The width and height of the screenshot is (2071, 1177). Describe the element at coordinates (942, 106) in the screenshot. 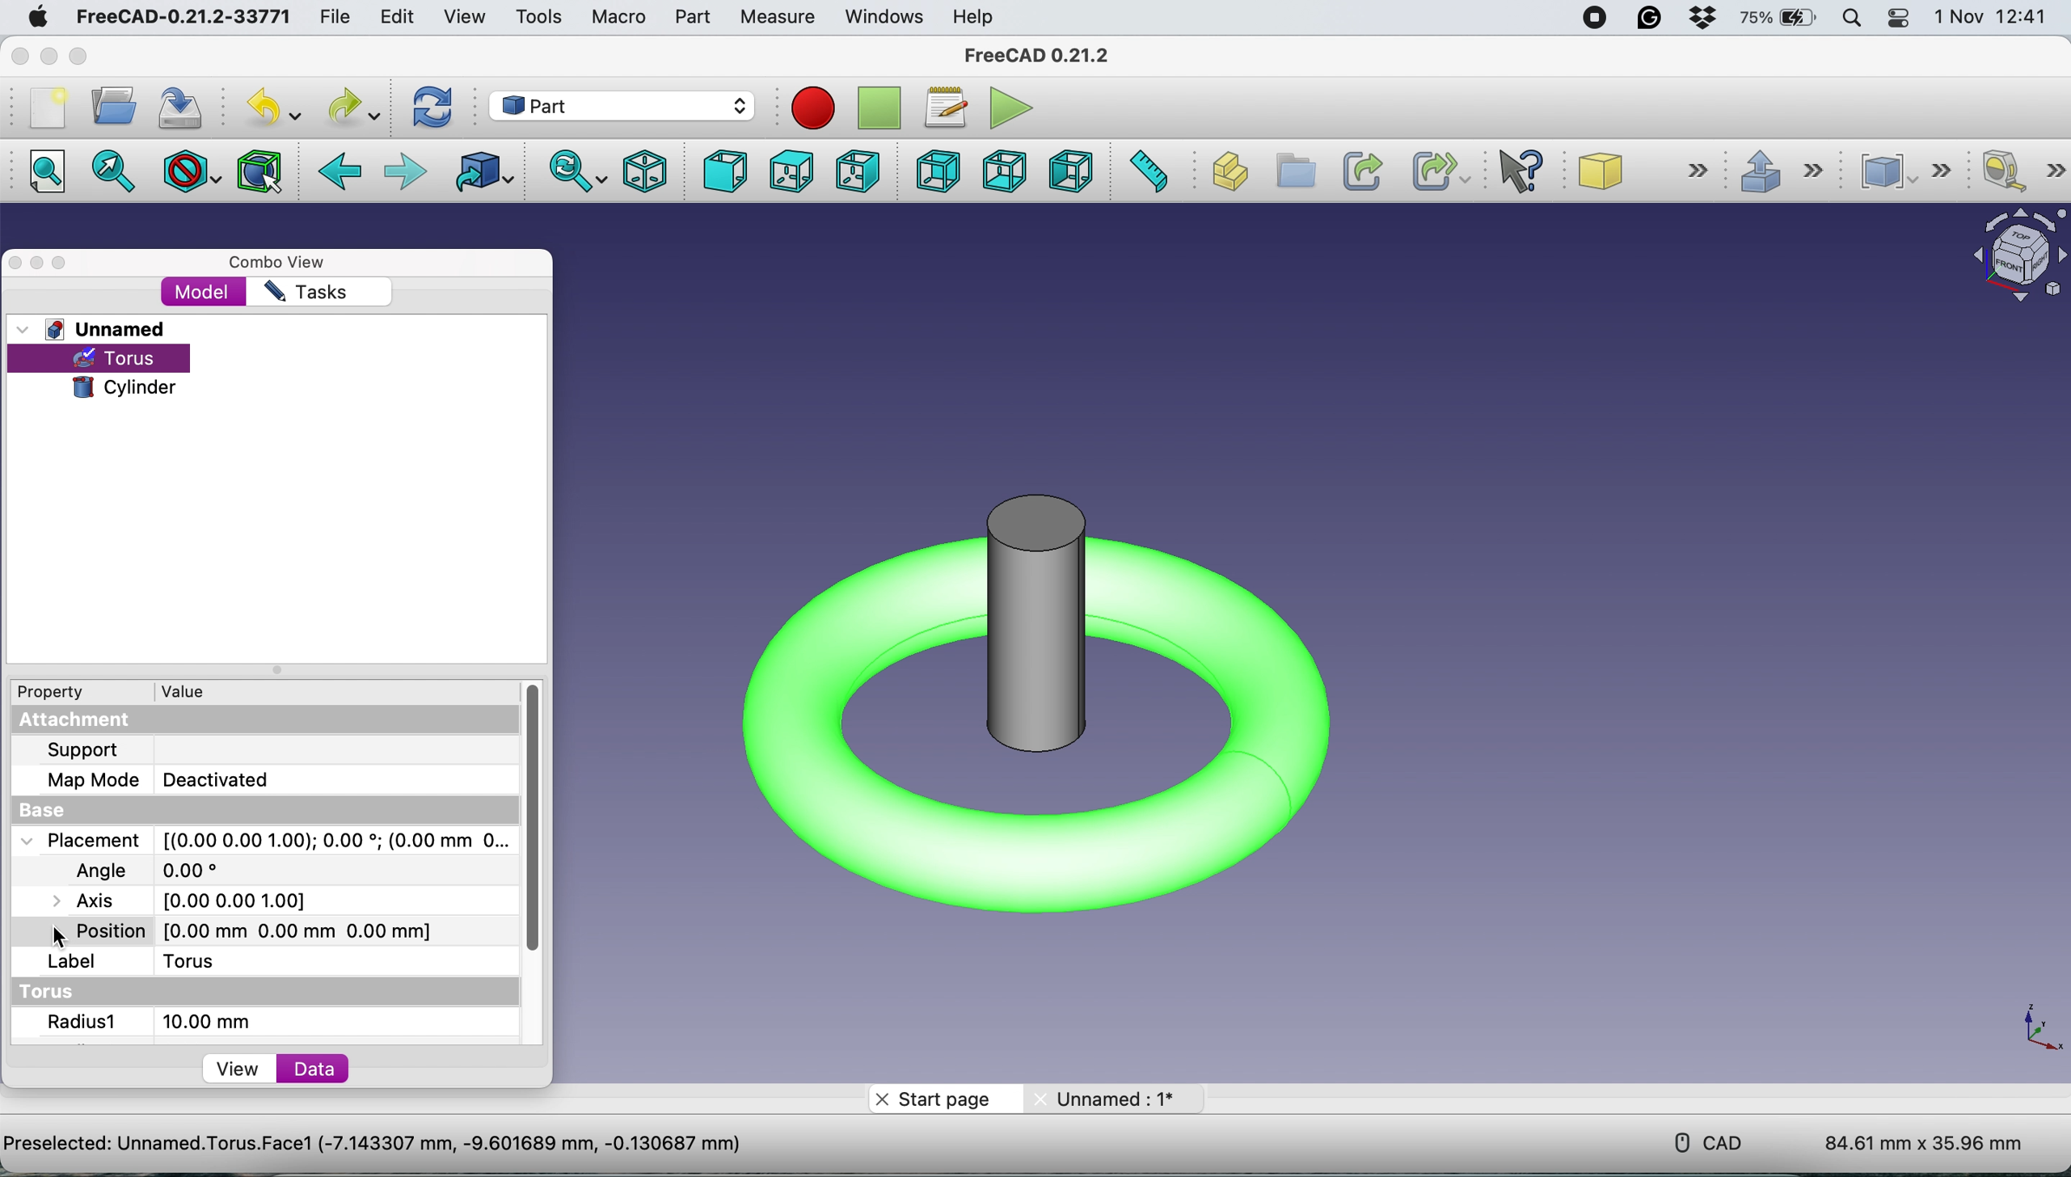

I see `macros` at that location.